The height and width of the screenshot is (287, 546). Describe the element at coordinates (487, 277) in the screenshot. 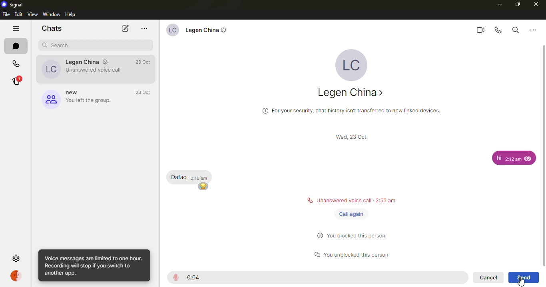

I see `cancel` at that location.